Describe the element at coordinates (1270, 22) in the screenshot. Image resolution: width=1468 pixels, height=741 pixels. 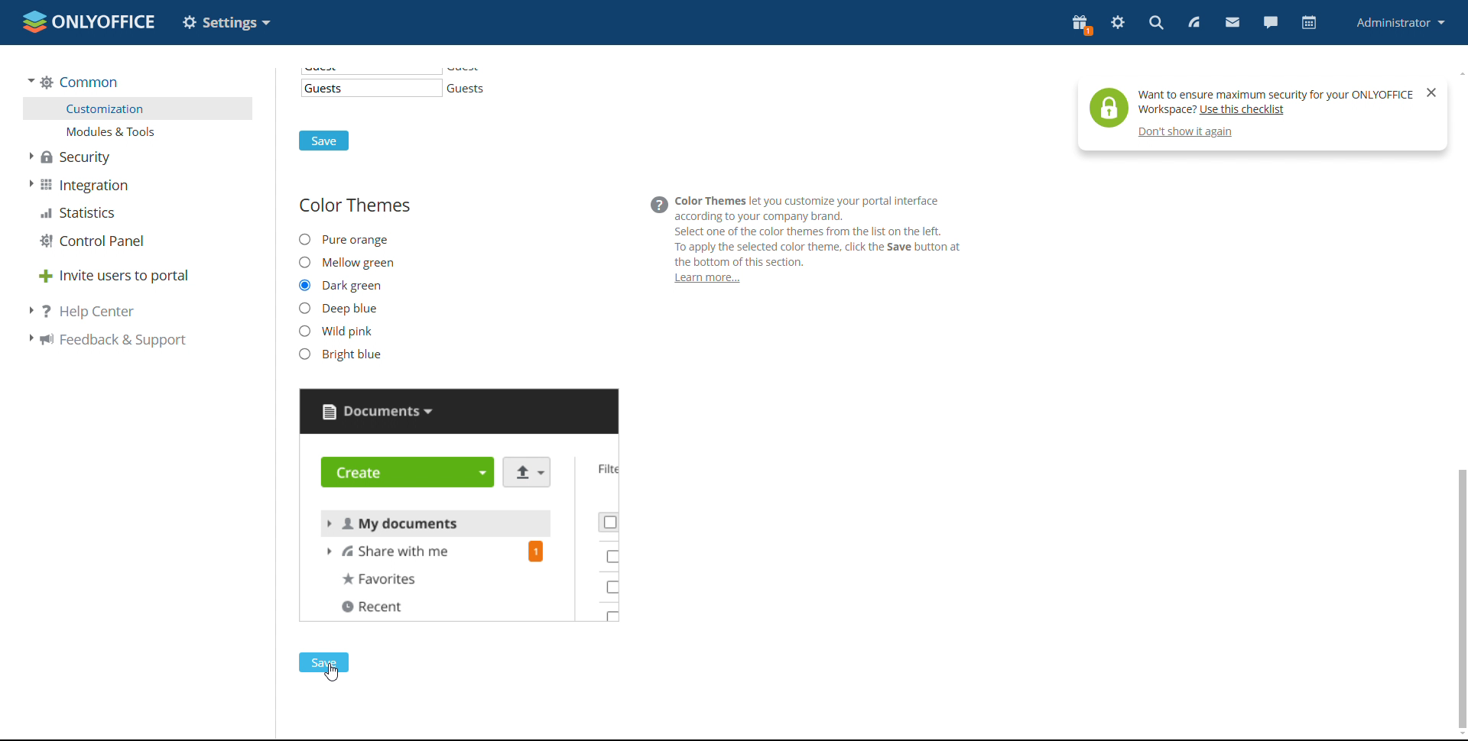
I see `chat` at that location.